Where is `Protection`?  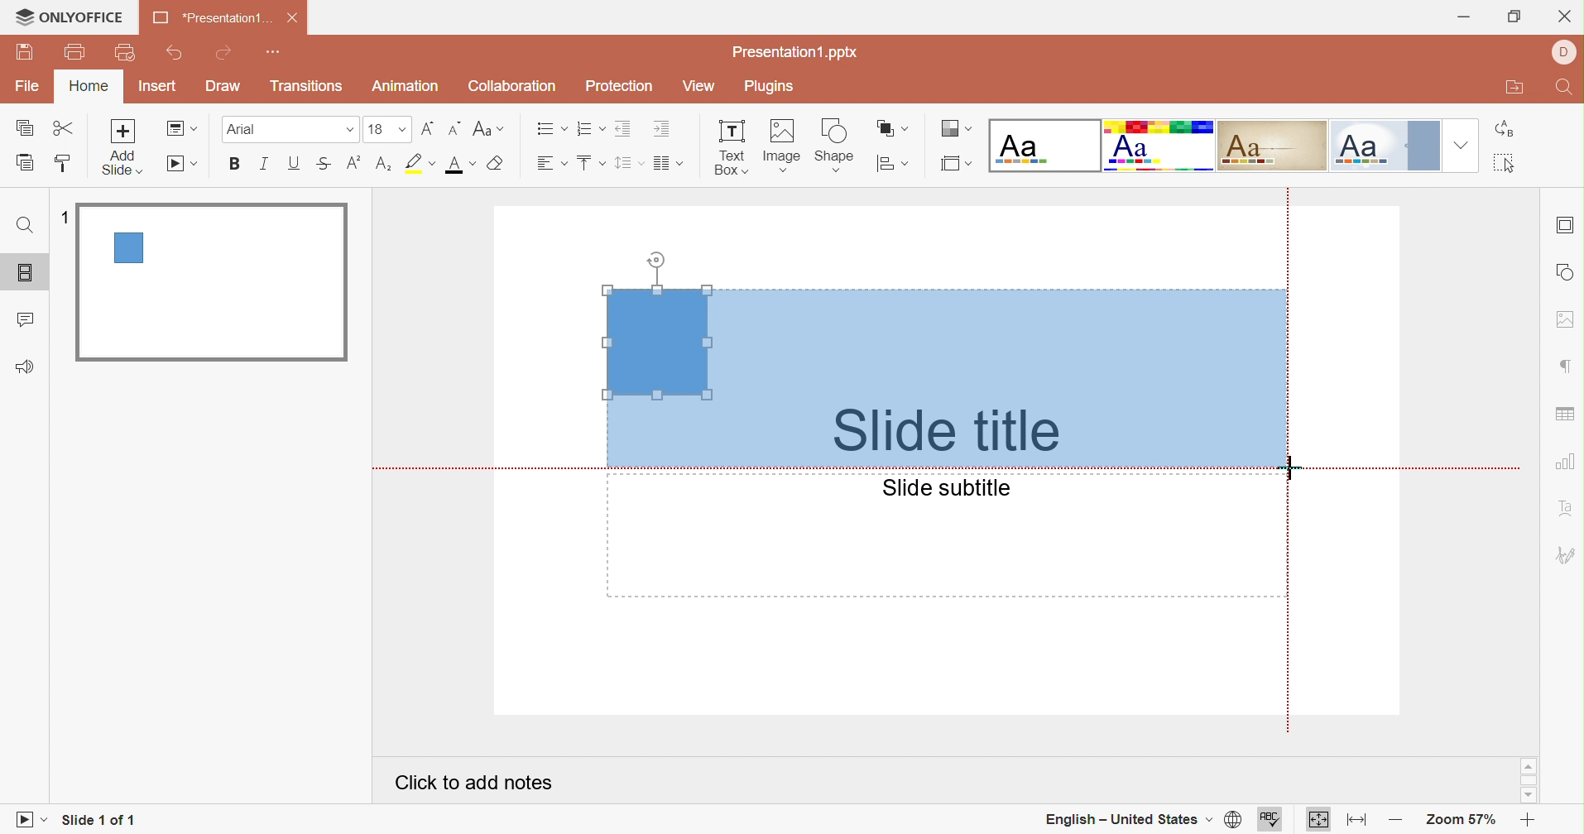
Protection is located at coordinates (620, 86).